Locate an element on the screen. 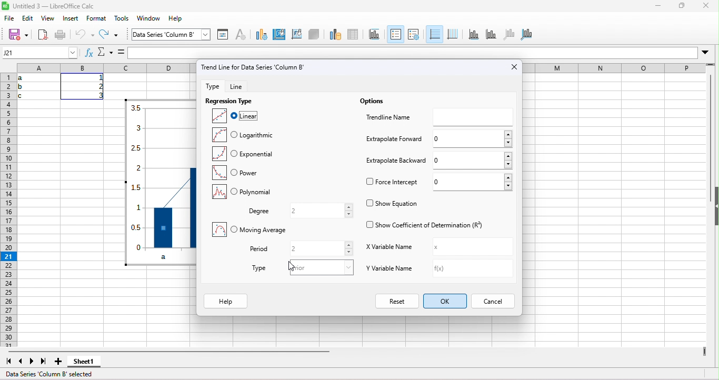  scroll to first sheet is located at coordinates (6, 361).